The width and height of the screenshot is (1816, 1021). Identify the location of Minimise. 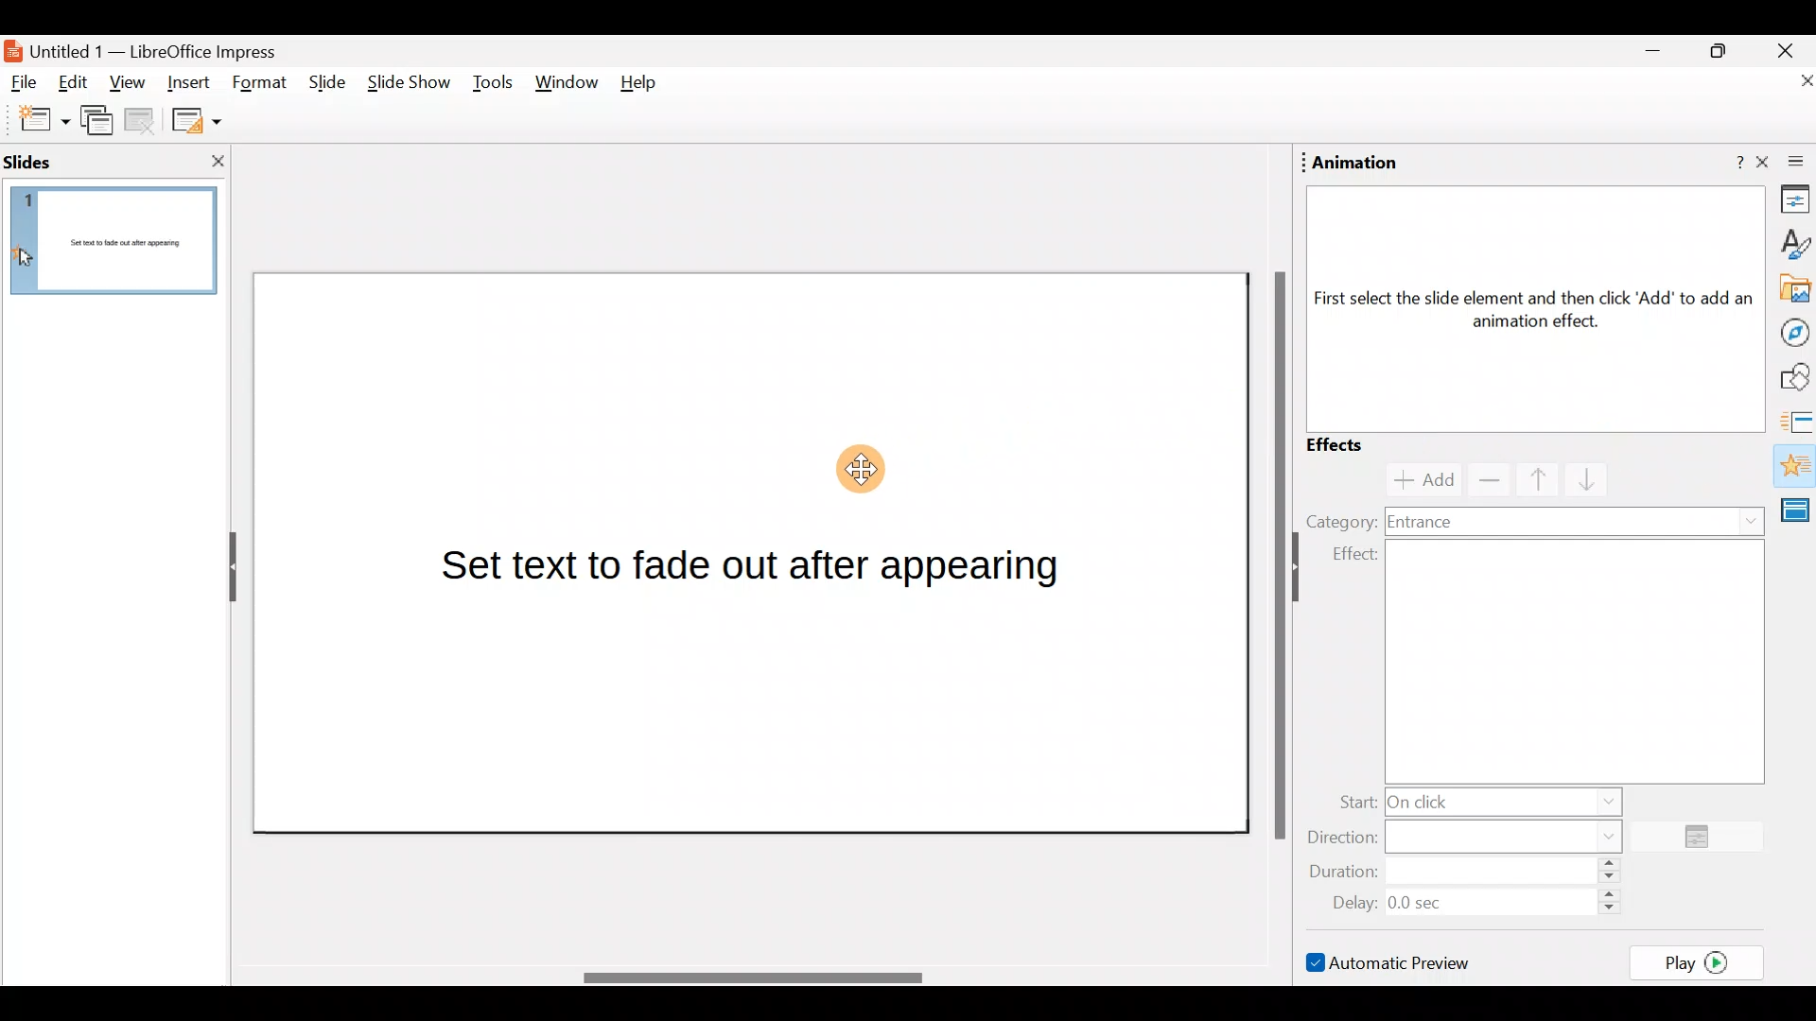
(1650, 56).